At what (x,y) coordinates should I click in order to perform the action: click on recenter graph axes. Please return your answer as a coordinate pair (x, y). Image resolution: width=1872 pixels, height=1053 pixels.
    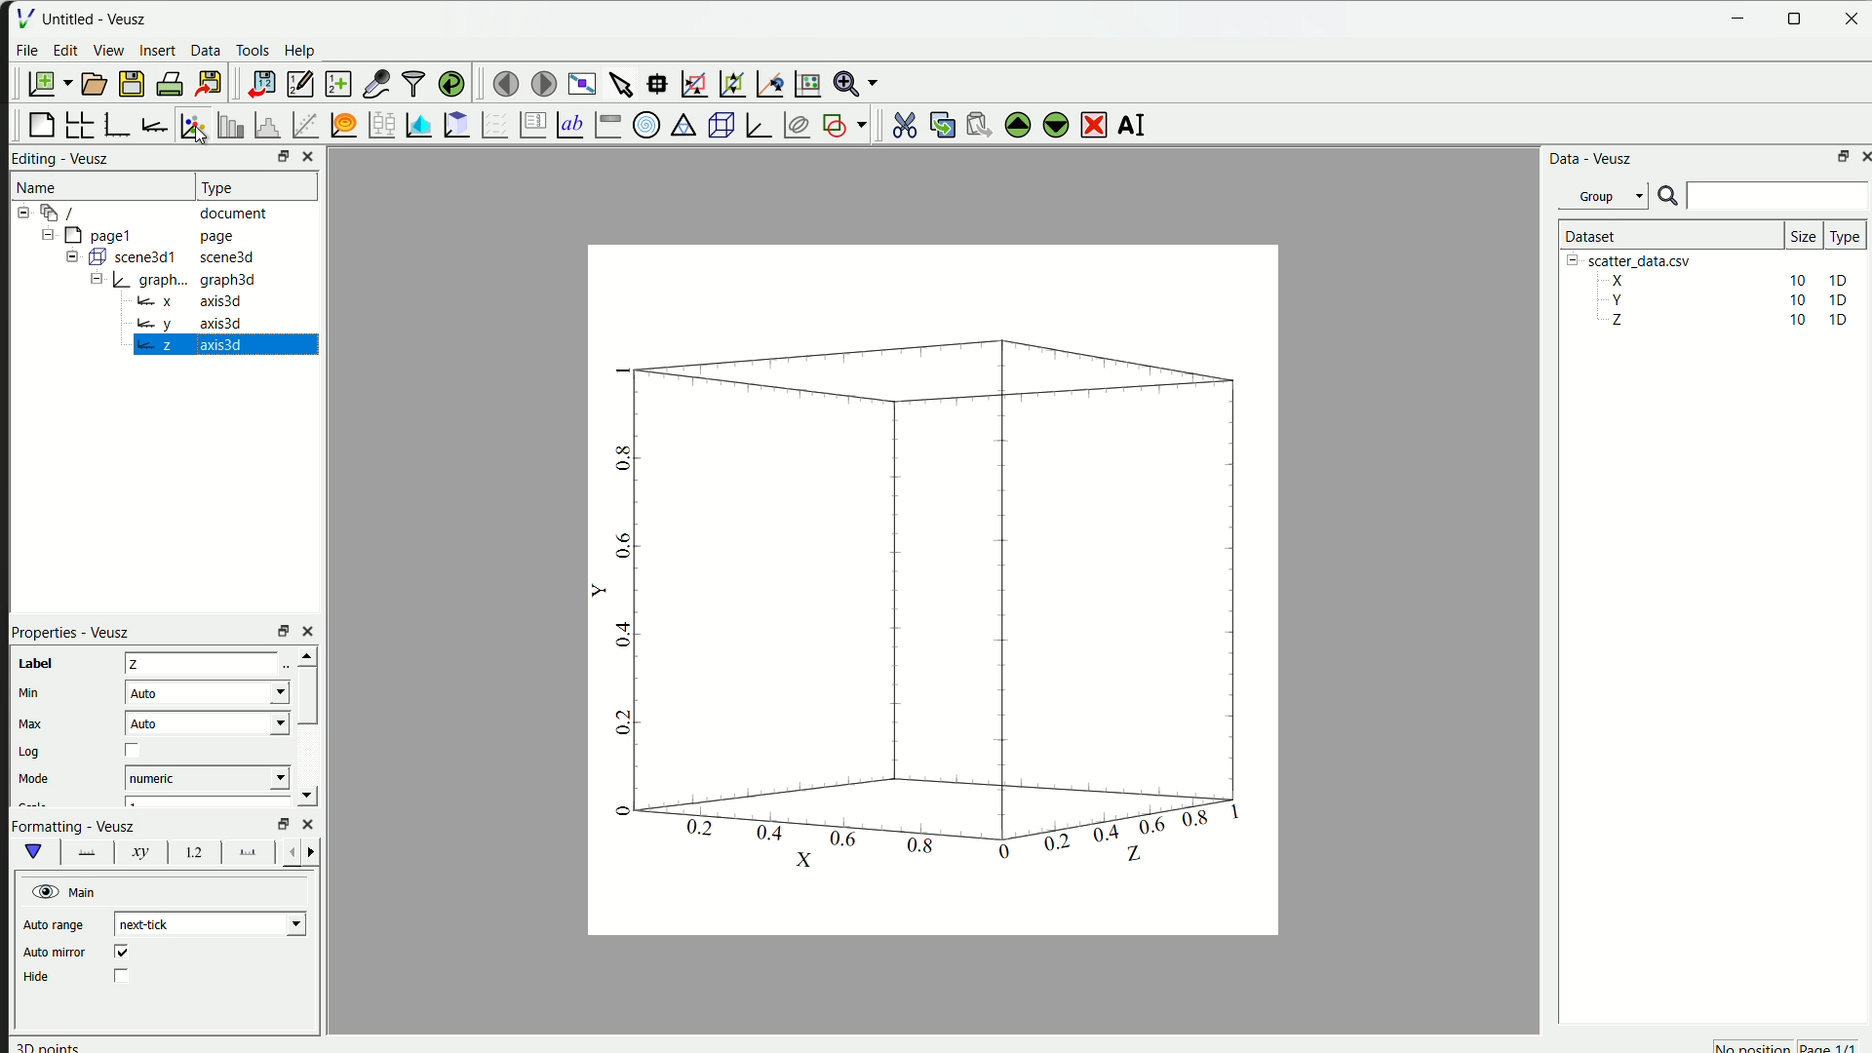
    Looking at the image, I should click on (764, 80).